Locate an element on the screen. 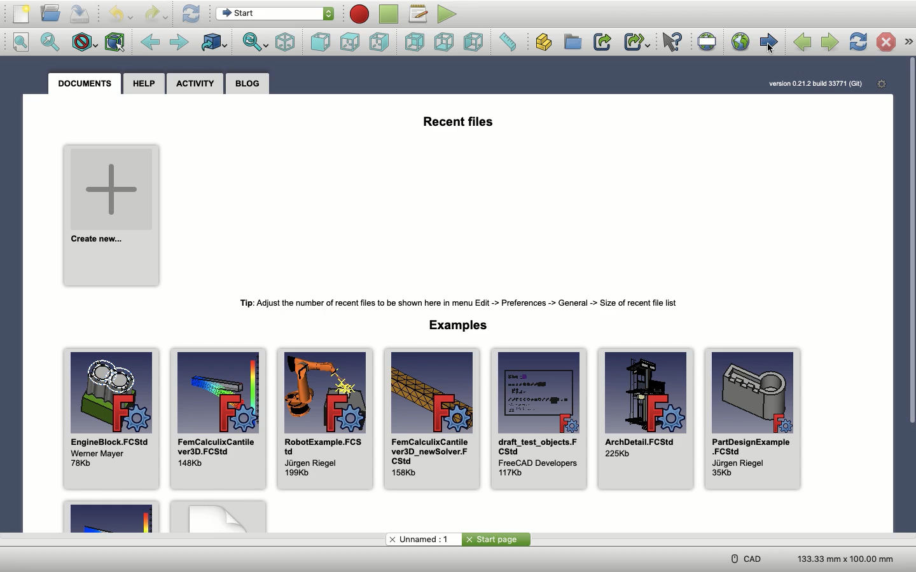 Image resolution: width=916 pixels, height=572 pixels. Measure distance is located at coordinates (506, 41).